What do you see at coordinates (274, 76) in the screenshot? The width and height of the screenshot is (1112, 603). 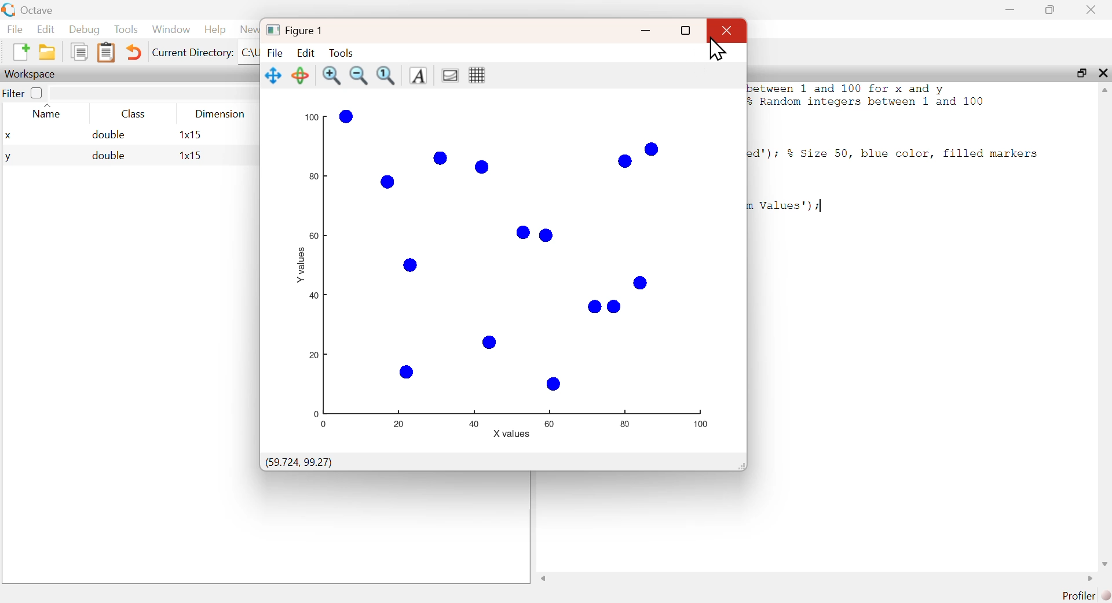 I see `Move tool` at bounding box center [274, 76].